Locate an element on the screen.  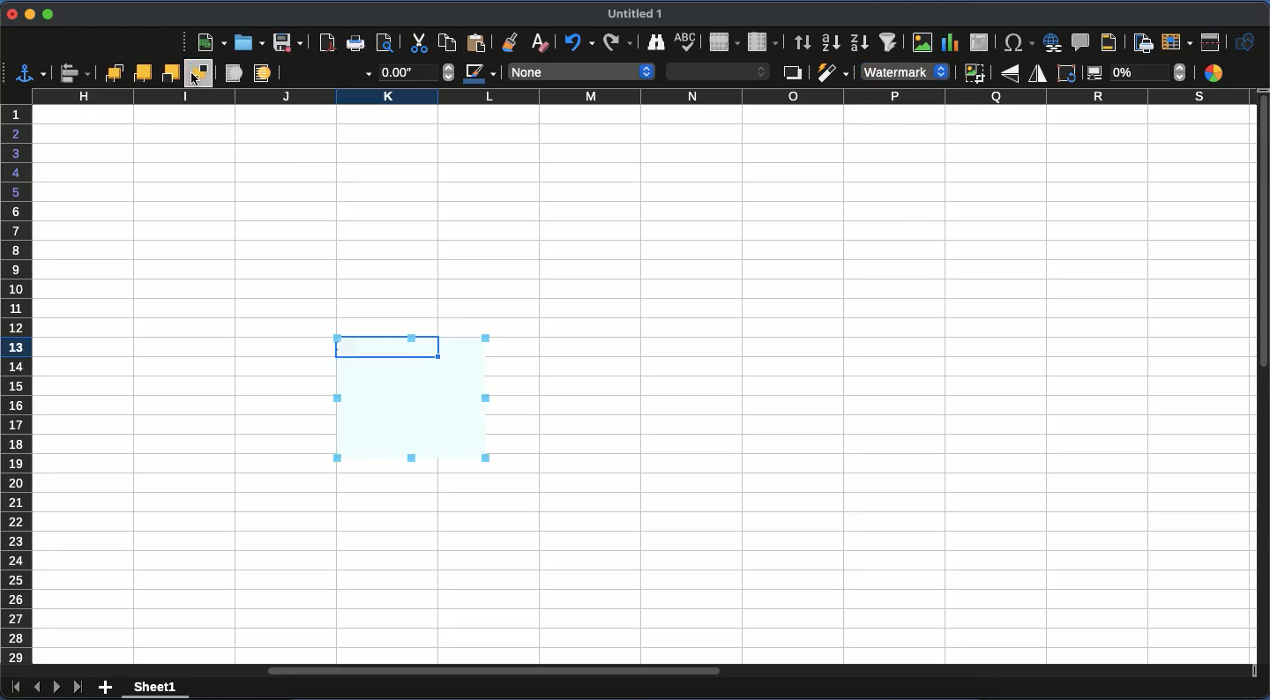
rotate is located at coordinates (1067, 75).